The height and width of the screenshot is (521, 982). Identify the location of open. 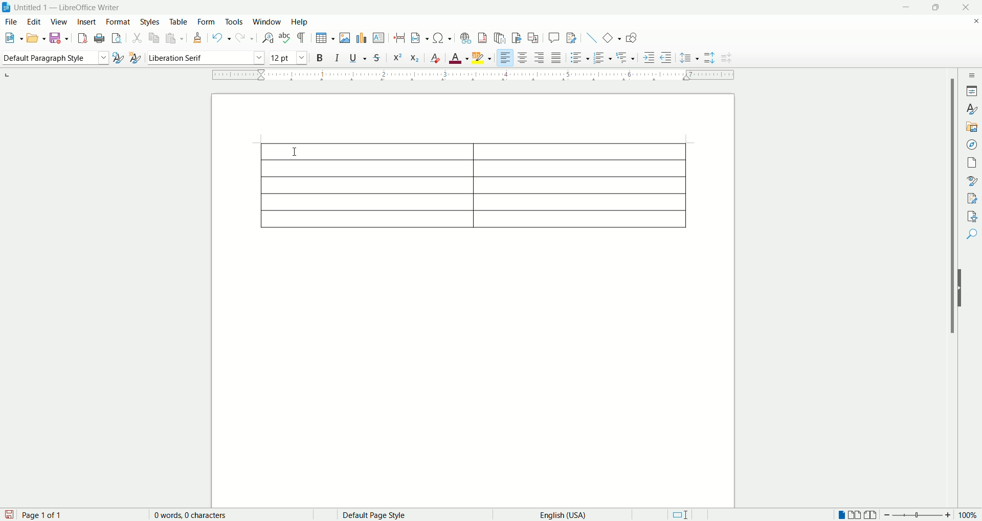
(36, 37).